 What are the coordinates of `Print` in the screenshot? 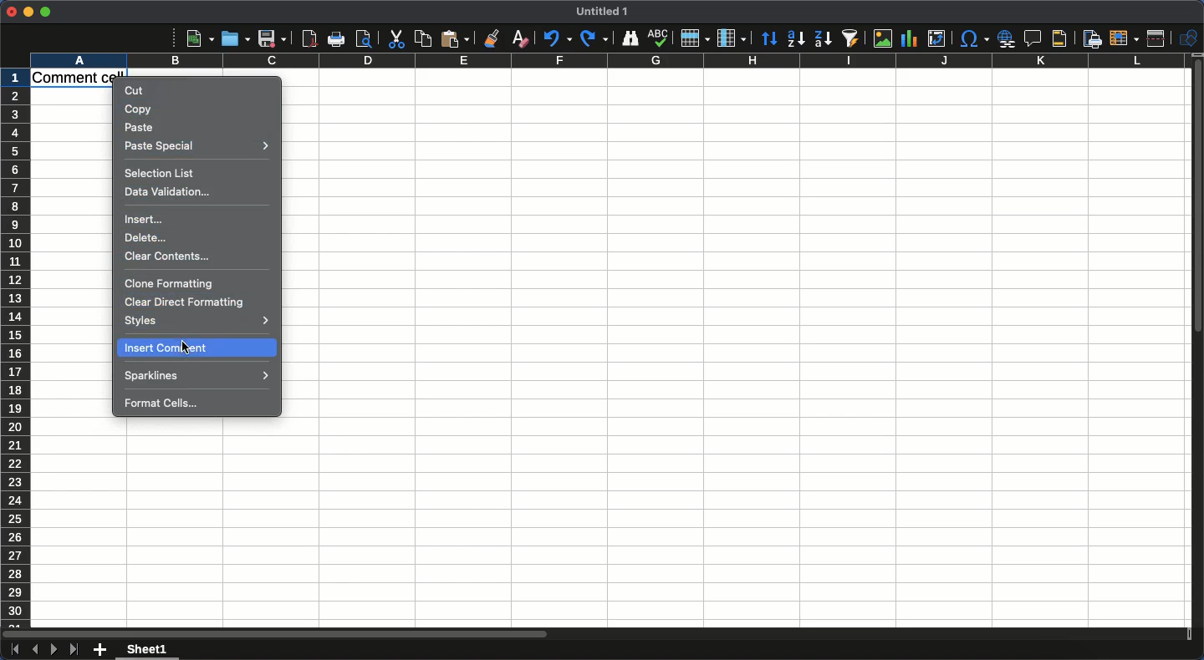 It's located at (336, 38).